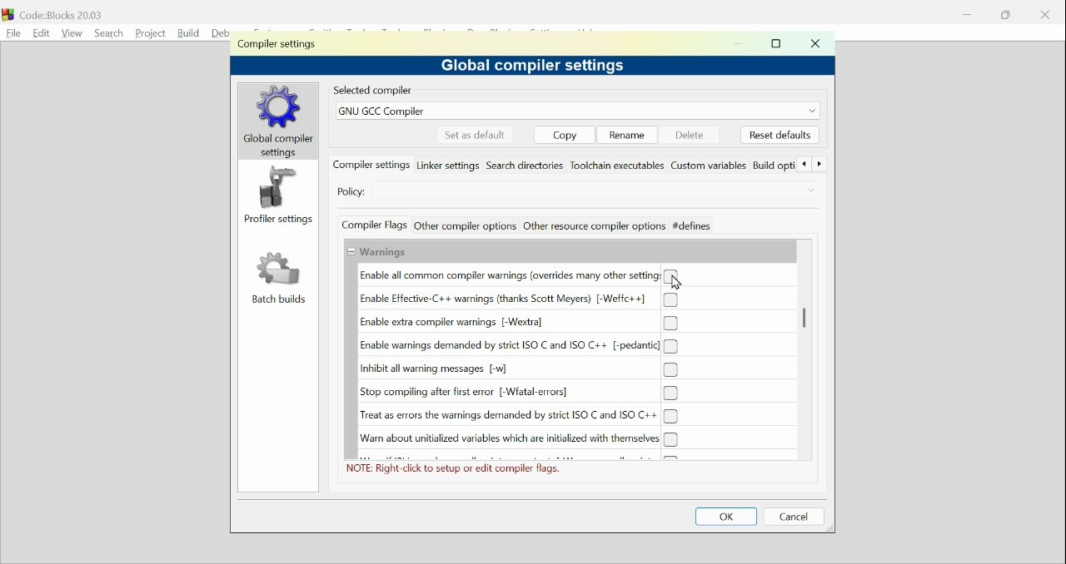 The image size is (1066, 564). I want to click on Select Compiler settings, so click(575, 194).